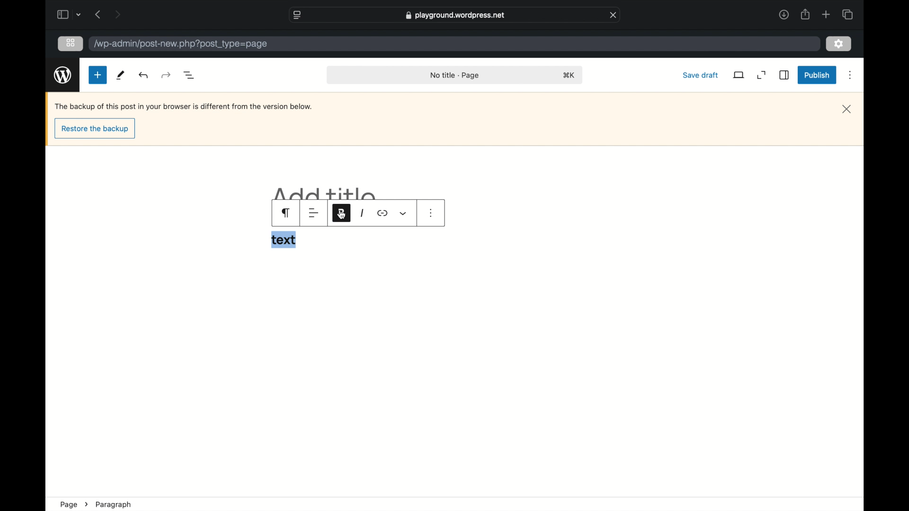  Describe the element at coordinates (700, 75) in the screenshot. I see `save draft` at that location.